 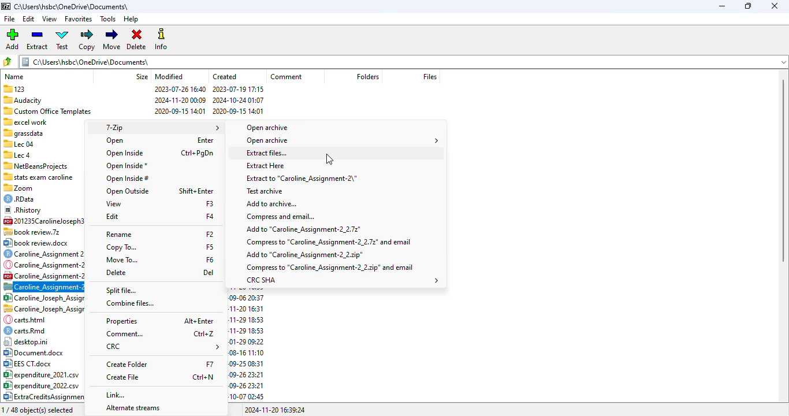 I want to click on carts.htm! 624921 2022-11-29 1853 2022-11-29 18:53, so click(x=43, y=320).